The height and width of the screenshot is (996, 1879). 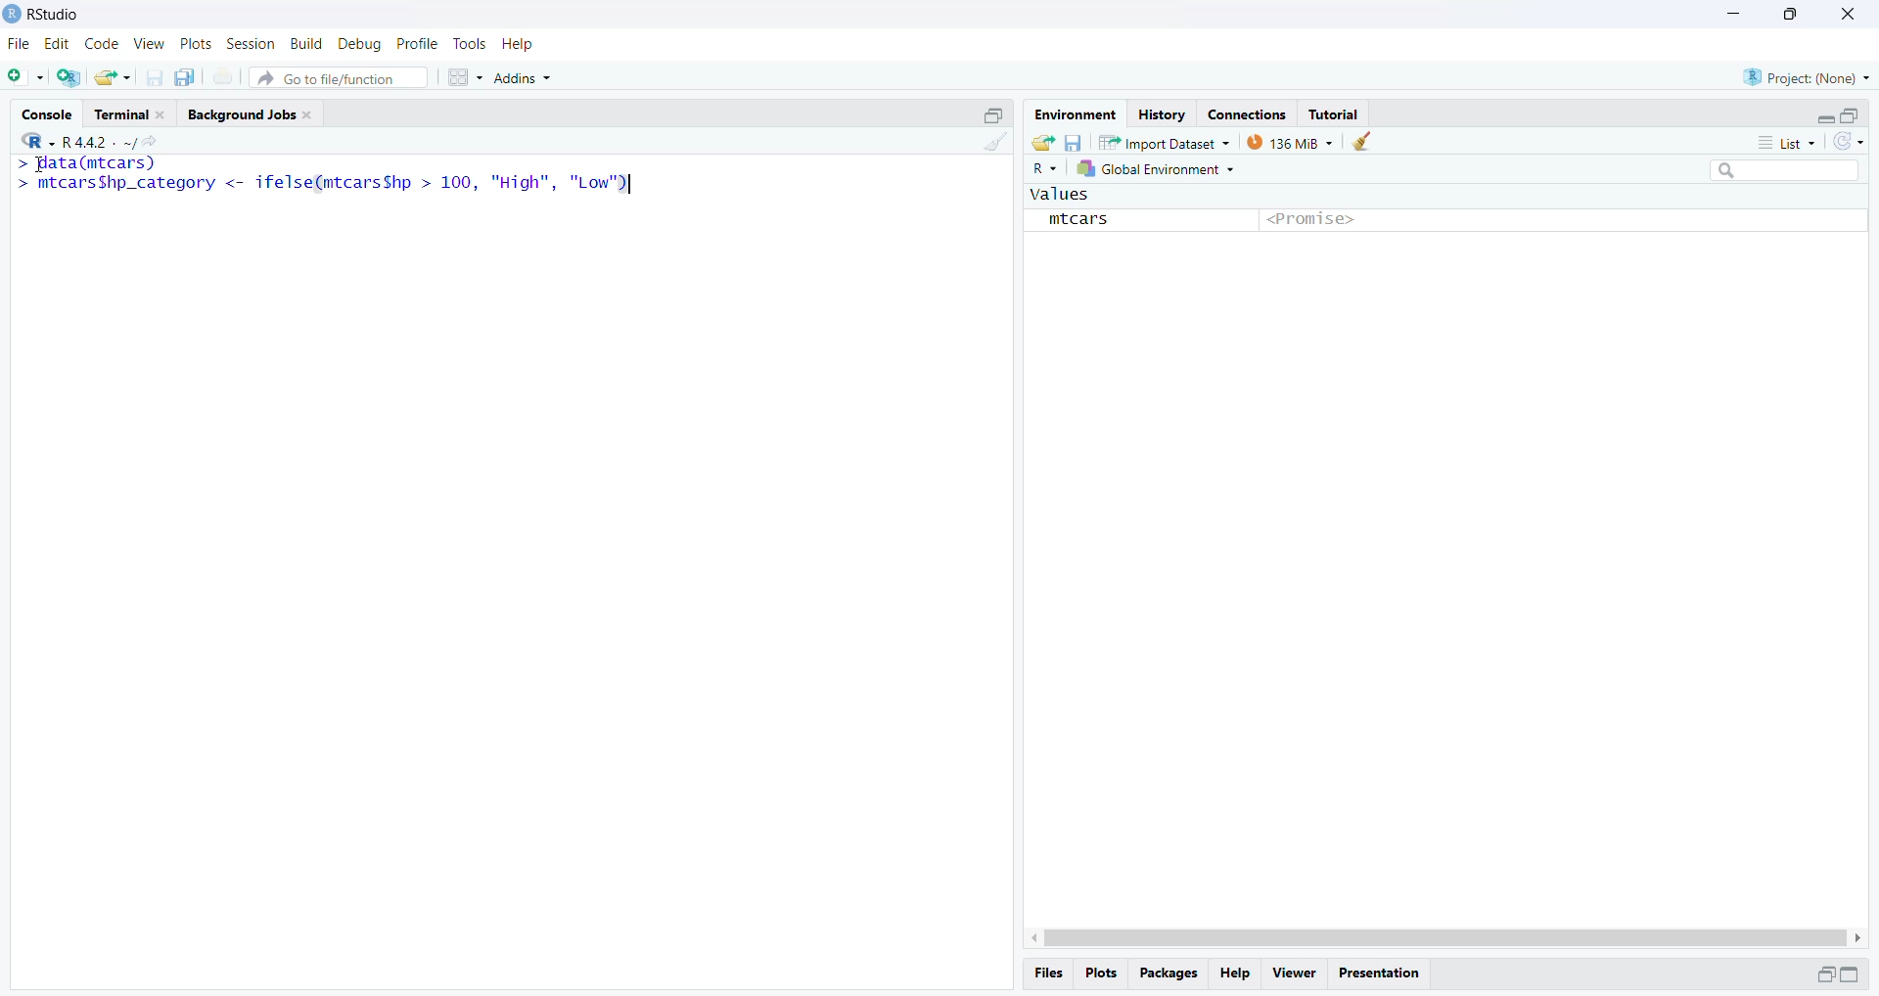 I want to click on File, so click(x=21, y=43).